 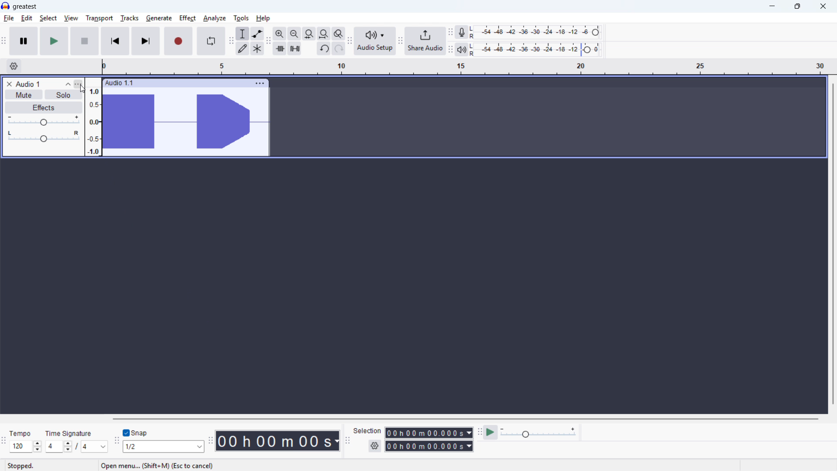 I want to click on selection start time, so click(x=429, y=433).